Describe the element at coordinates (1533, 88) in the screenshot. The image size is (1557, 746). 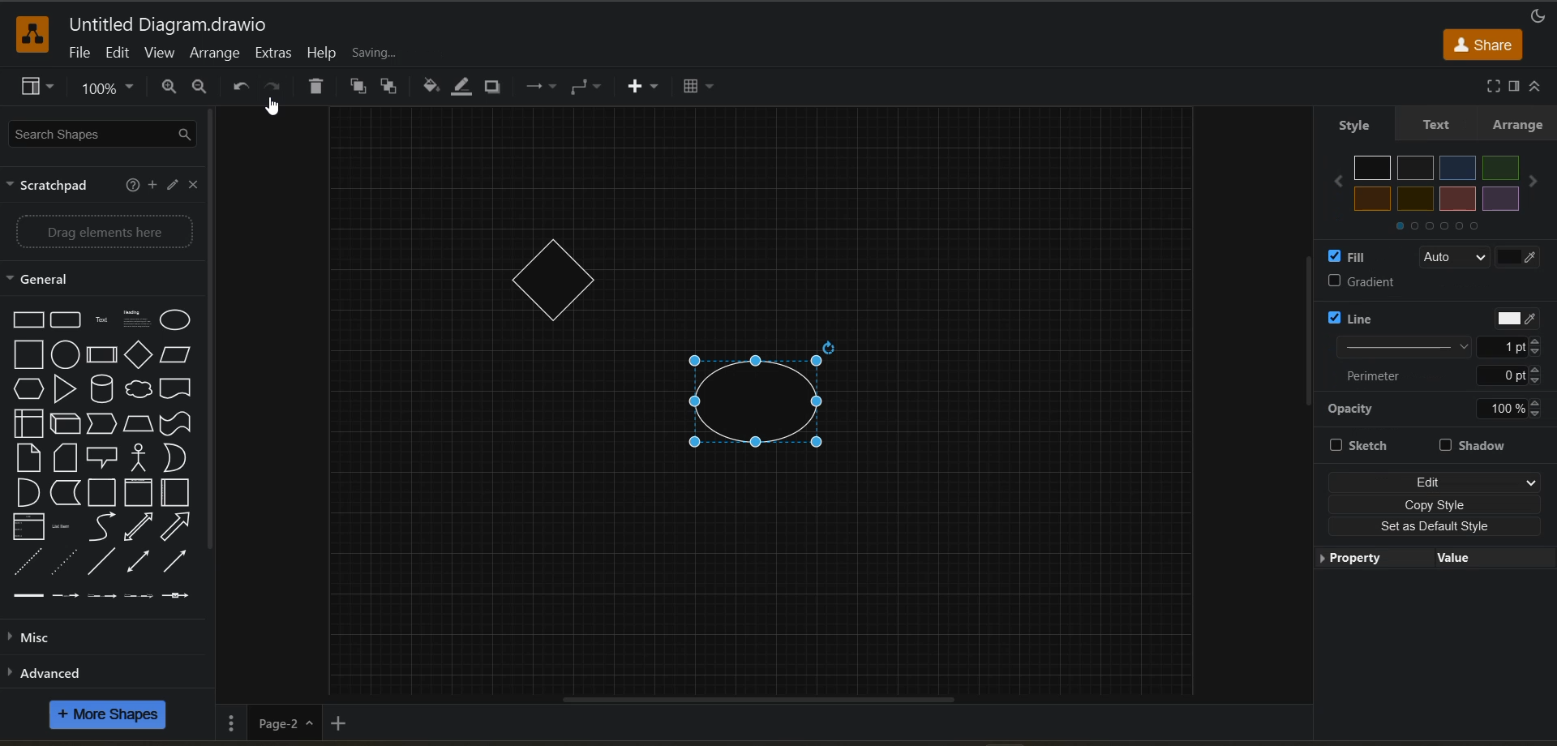
I see `expand/collapse` at that location.